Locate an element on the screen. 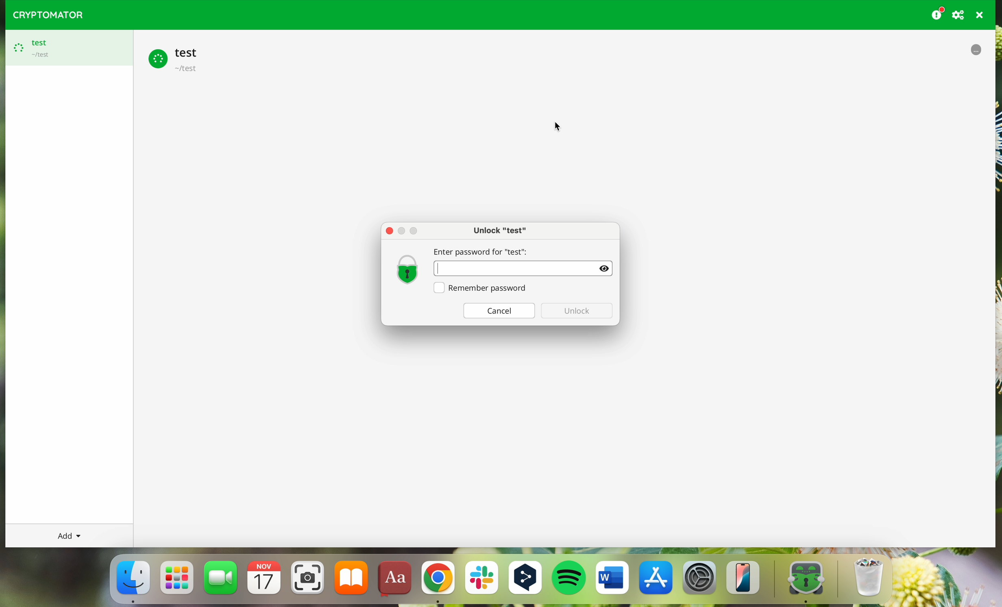  trash is located at coordinates (867, 581).